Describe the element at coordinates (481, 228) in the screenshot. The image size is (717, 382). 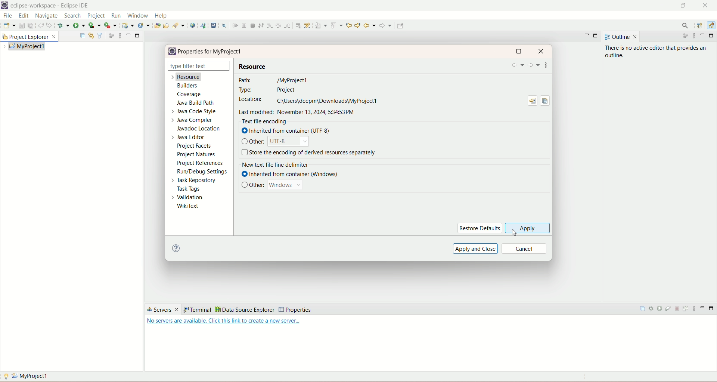
I see `restore defaults` at that location.